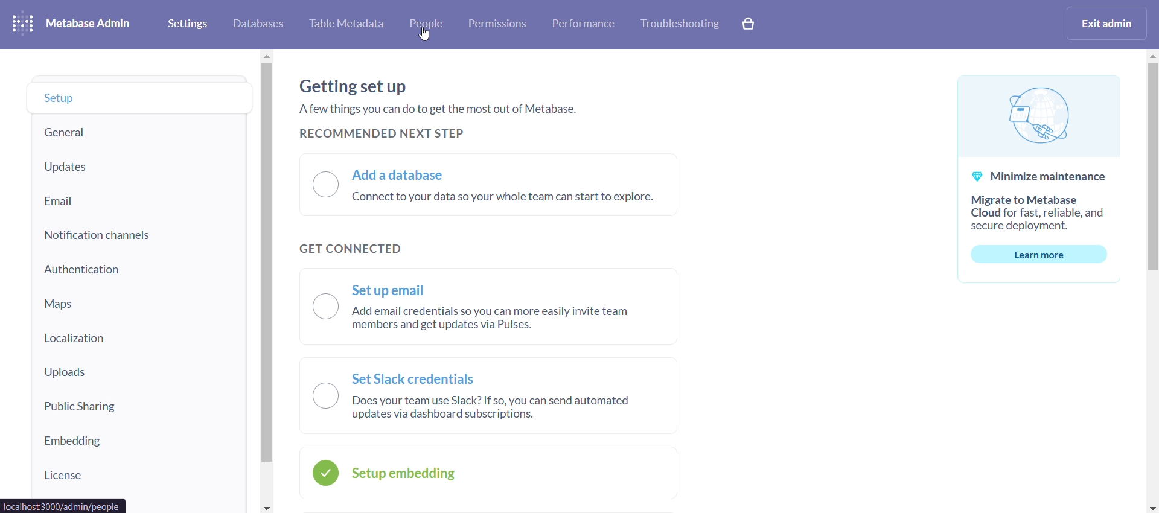  I want to click on exit admin, so click(1109, 23).